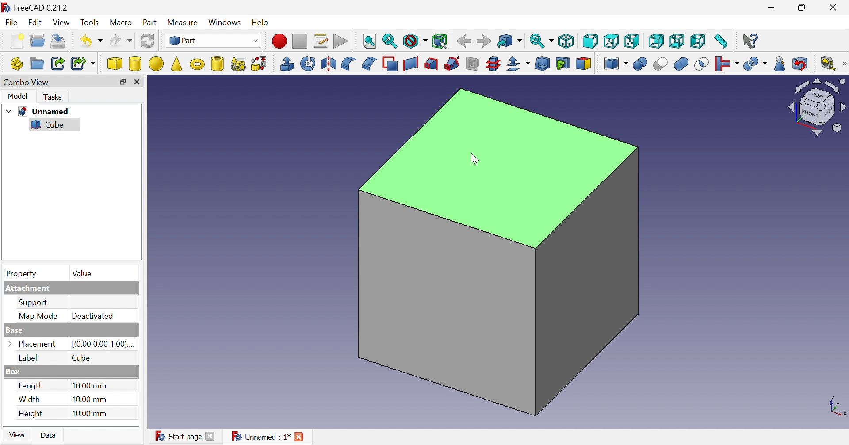 The image size is (849, 445). I want to click on Sphere, so click(157, 64).